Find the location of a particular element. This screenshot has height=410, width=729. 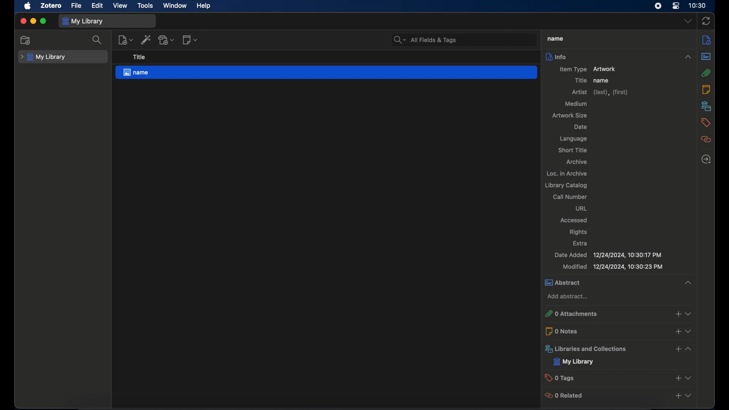

expand section is located at coordinates (691, 314).